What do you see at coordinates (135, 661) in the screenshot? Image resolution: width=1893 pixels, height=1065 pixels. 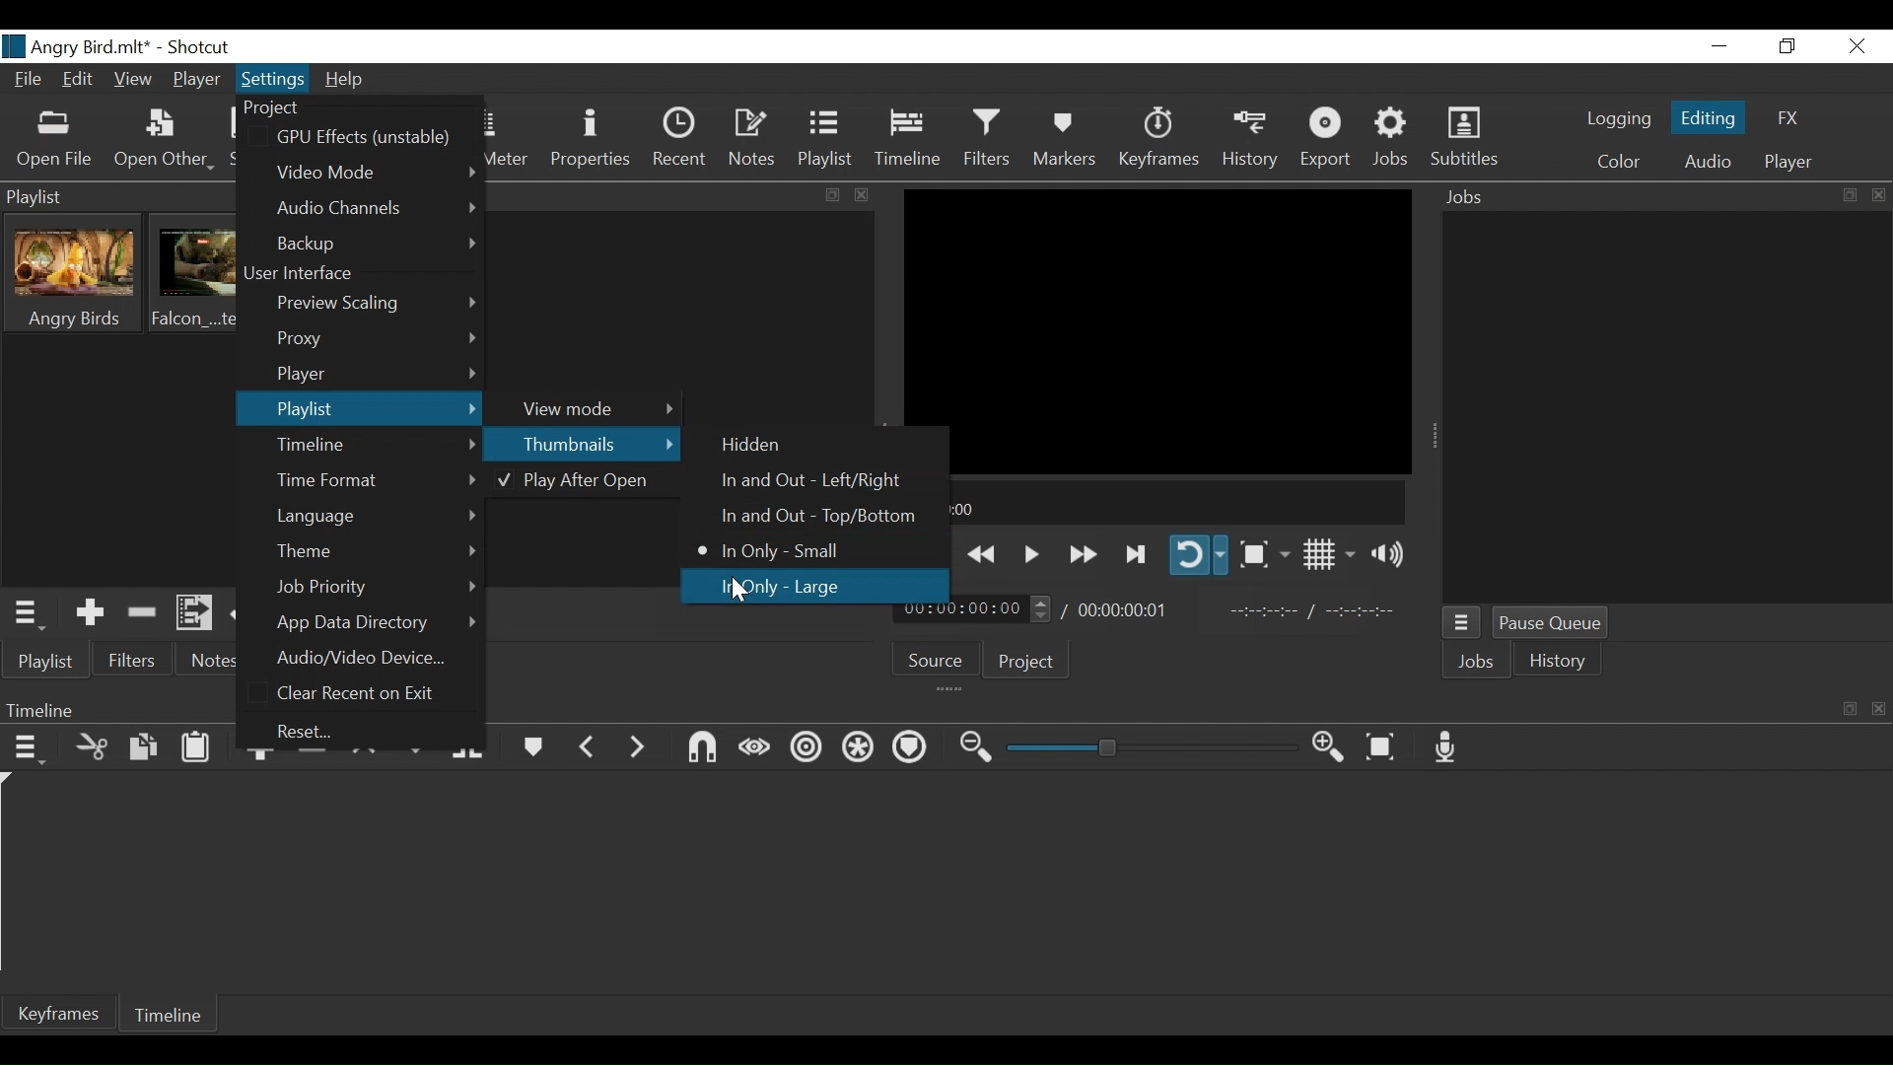 I see `Filters` at bounding box center [135, 661].